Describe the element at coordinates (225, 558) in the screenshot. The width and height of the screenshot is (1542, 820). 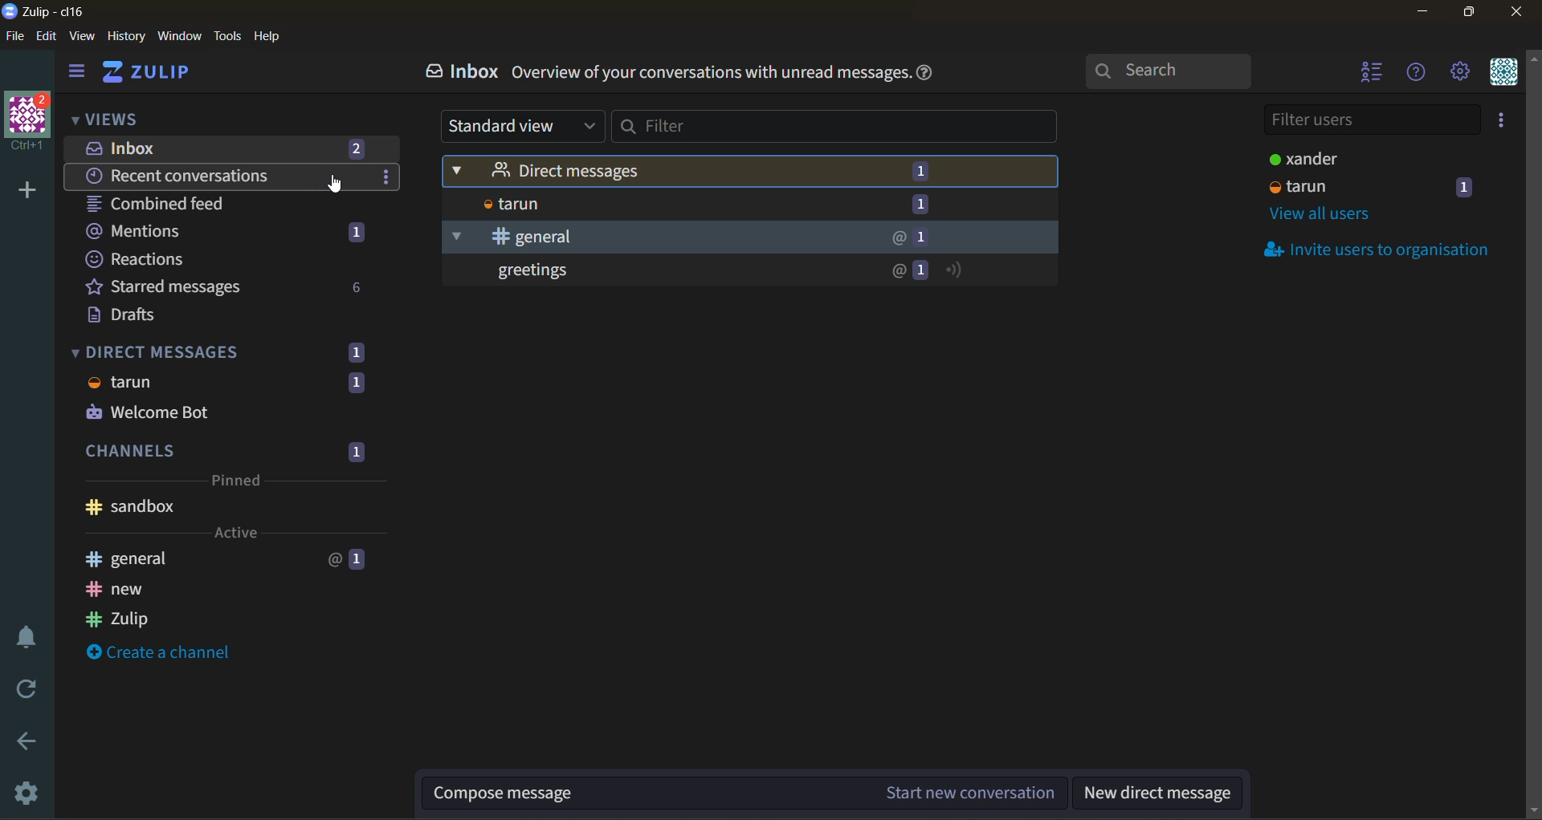
I see `general` at that location.